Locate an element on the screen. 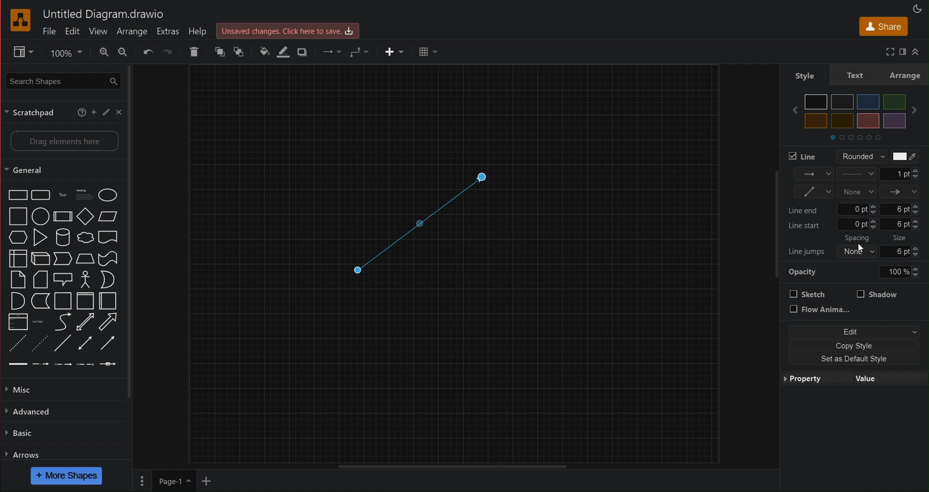 This screenshot has width=929, height=492. Help is located at coordinates (81, 110).